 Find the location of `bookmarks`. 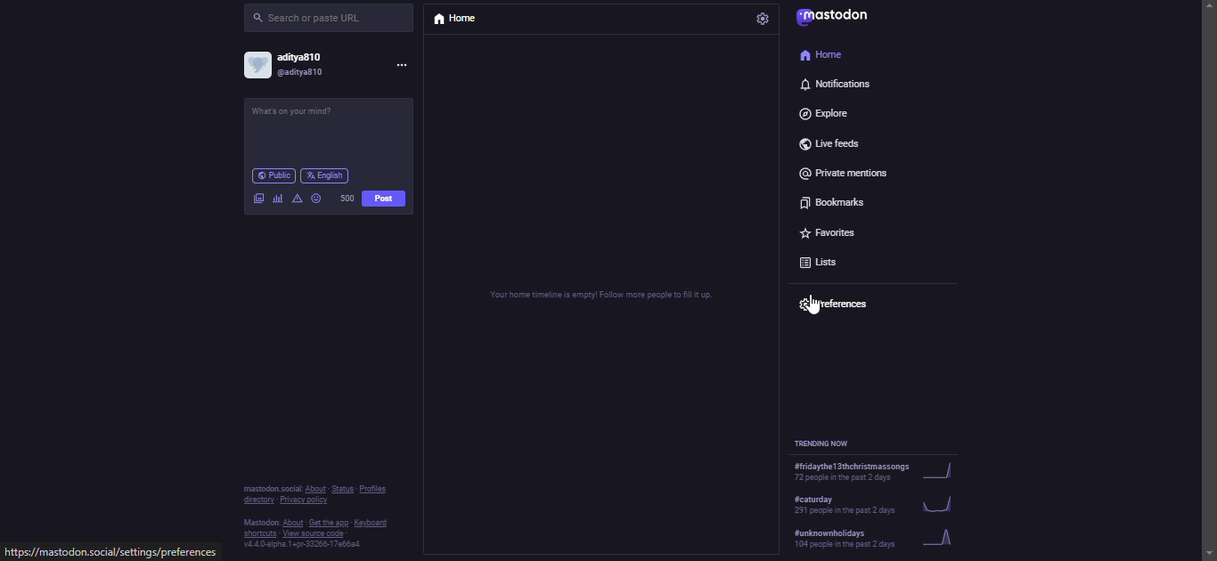

bookmarks is located at coordinates (836, 199).